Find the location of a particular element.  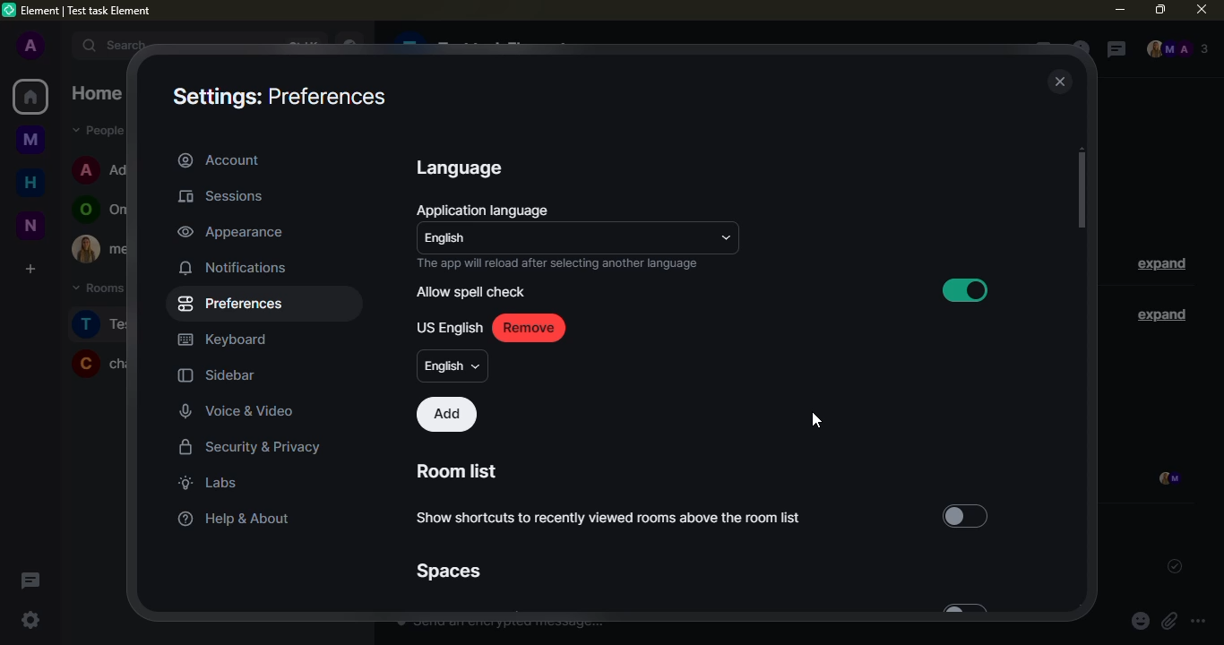

add is located at coordinates (449, 414).